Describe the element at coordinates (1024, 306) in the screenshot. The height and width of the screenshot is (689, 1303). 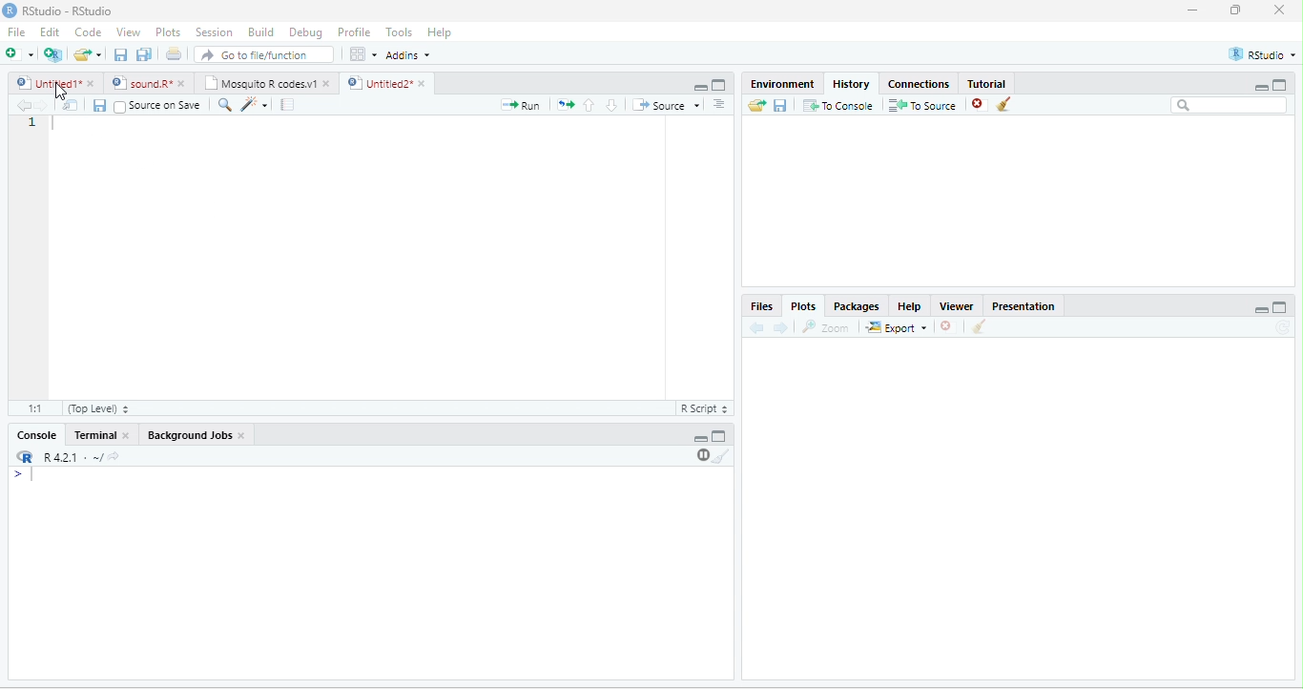
I see `Presentation` at that location.